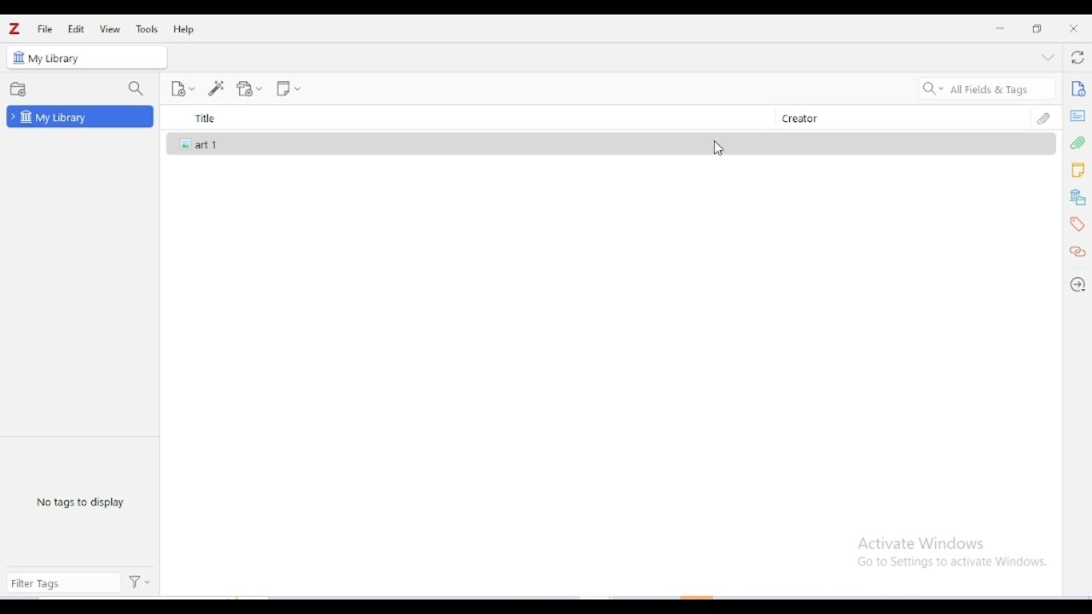 The height and width of the screenshot is (614, 1092). Describe the element at coordinates (1078, 144) in the screenshot. I see `attachments` at that location.